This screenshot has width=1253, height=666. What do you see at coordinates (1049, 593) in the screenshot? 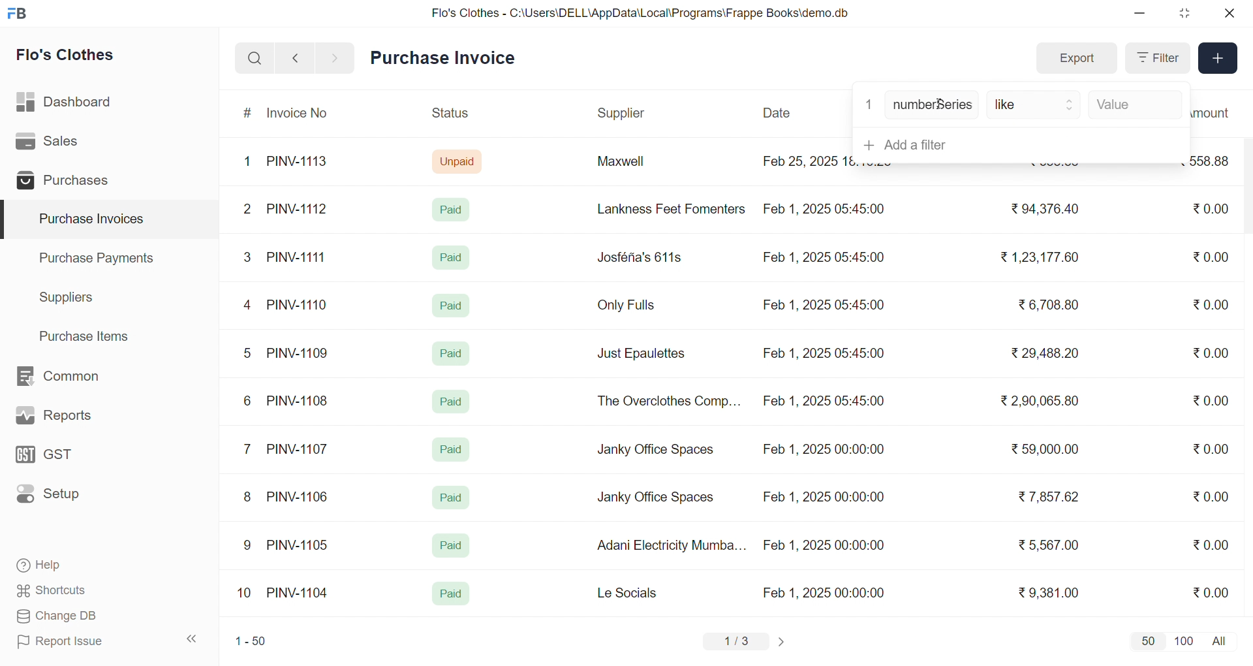
I see `₹9,381.00` at bounding box center [1049, 593].